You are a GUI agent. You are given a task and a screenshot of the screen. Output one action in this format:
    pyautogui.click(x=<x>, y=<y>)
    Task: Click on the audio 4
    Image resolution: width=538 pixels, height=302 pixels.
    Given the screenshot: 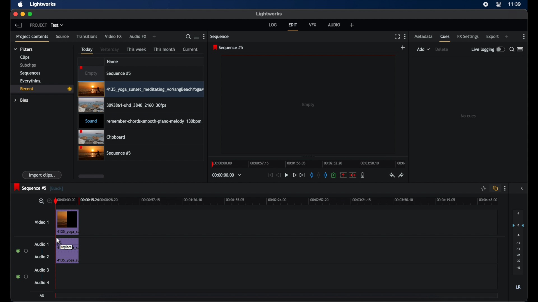 What is the action you would take?
    pyautogui.click(x=41, y=283)
    